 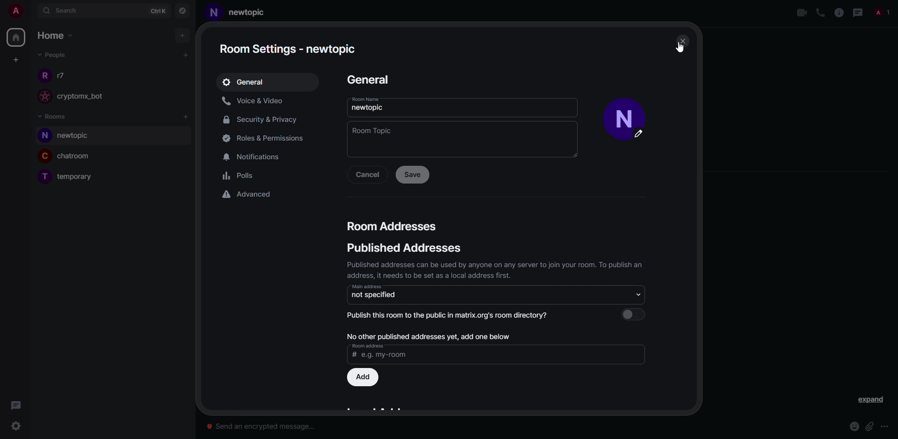 I want to click on bot, so click(x=89, y=97).